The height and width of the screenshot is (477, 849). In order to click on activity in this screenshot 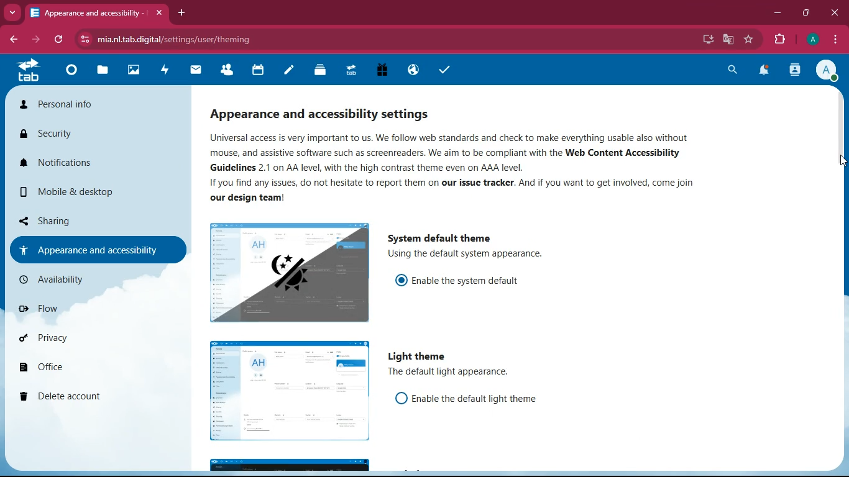, I will do `click(165, 69)`.